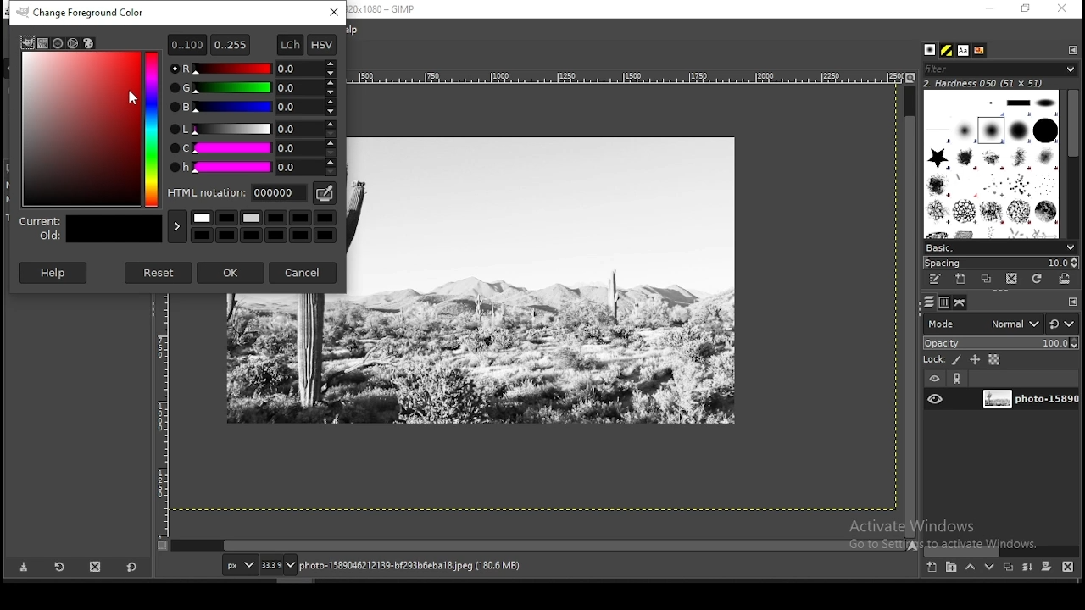 Image resolution: width=1085 pixels, height=610 pixels. What do you see at coordinates (929, 302) in the screenshot?
I see `layers` at bounding box center [929, 302].